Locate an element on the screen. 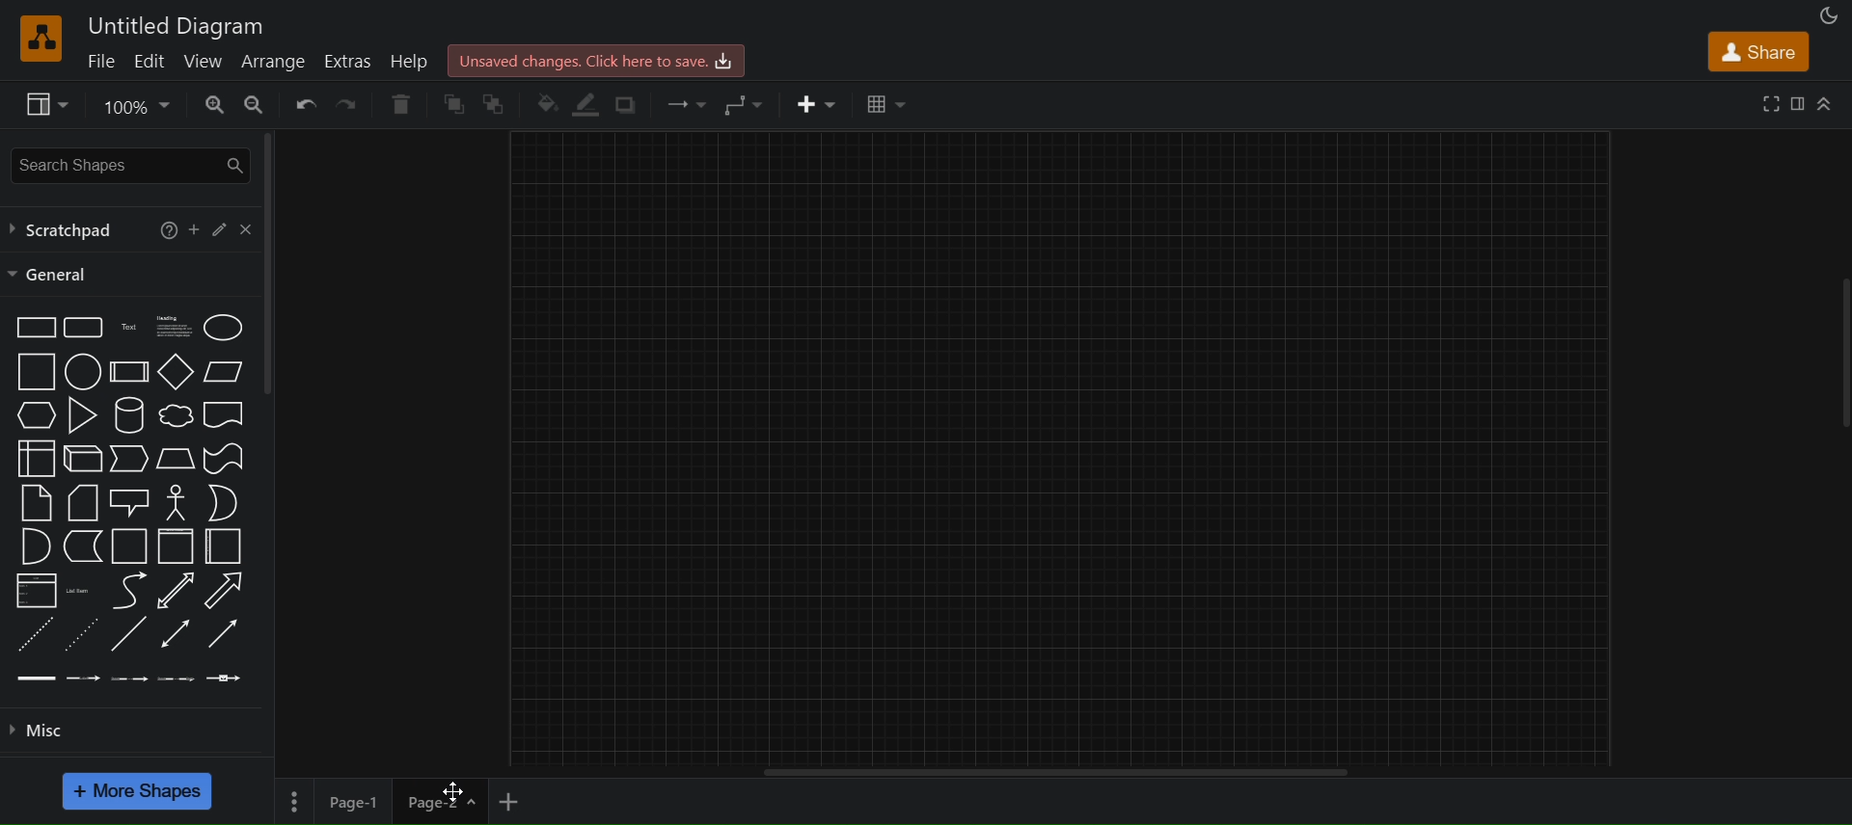  zoom is located at coordinates (141, 105).